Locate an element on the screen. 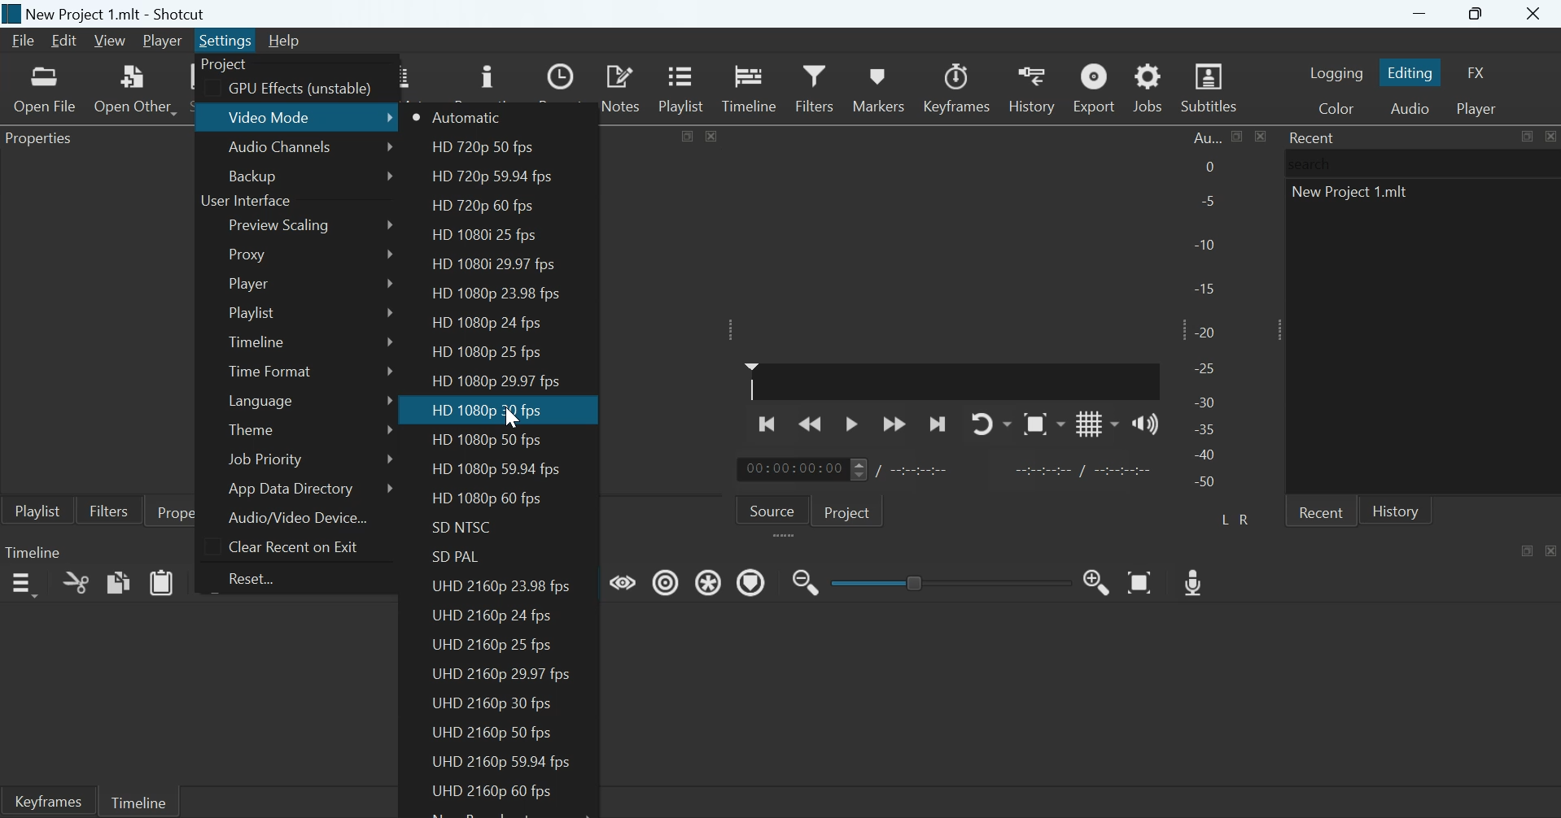 This screenshot has height=818, width=1561. UHD 2160p 30 fps is located at coordinates (497, 703).